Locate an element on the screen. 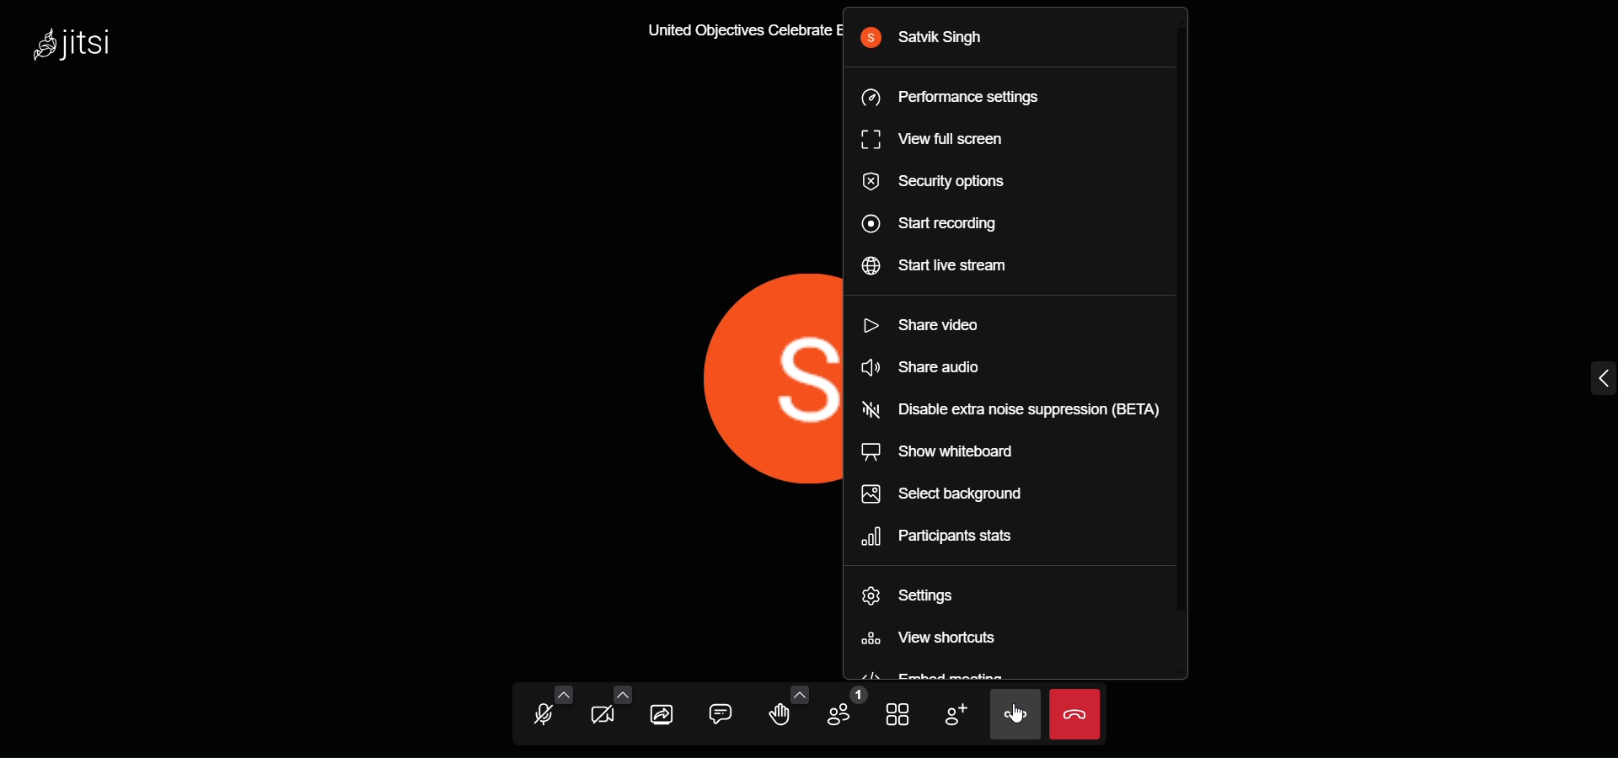 The width and height of the screenshot is (1618, 758). microphone is located at coordinates (542, 716).